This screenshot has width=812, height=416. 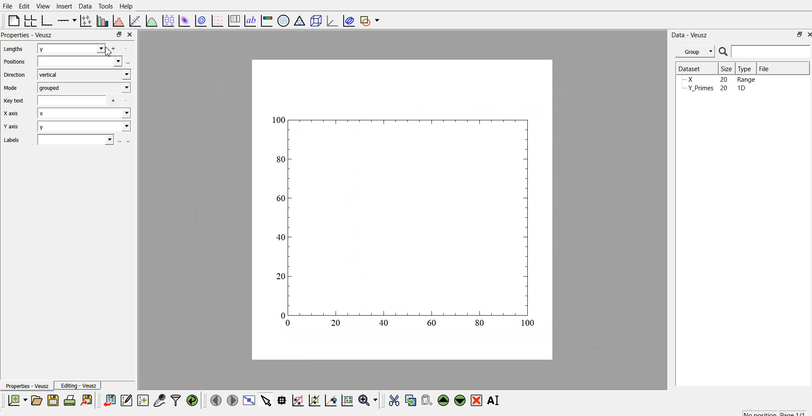 I want to click on move down the widget , so click(x=459, y=400).